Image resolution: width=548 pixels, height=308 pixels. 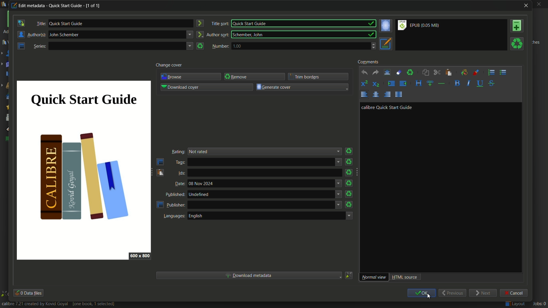 What do you see at coordinates (40, 23) in the screenshot?
I see `Title:` at bounding box center [40, 23].